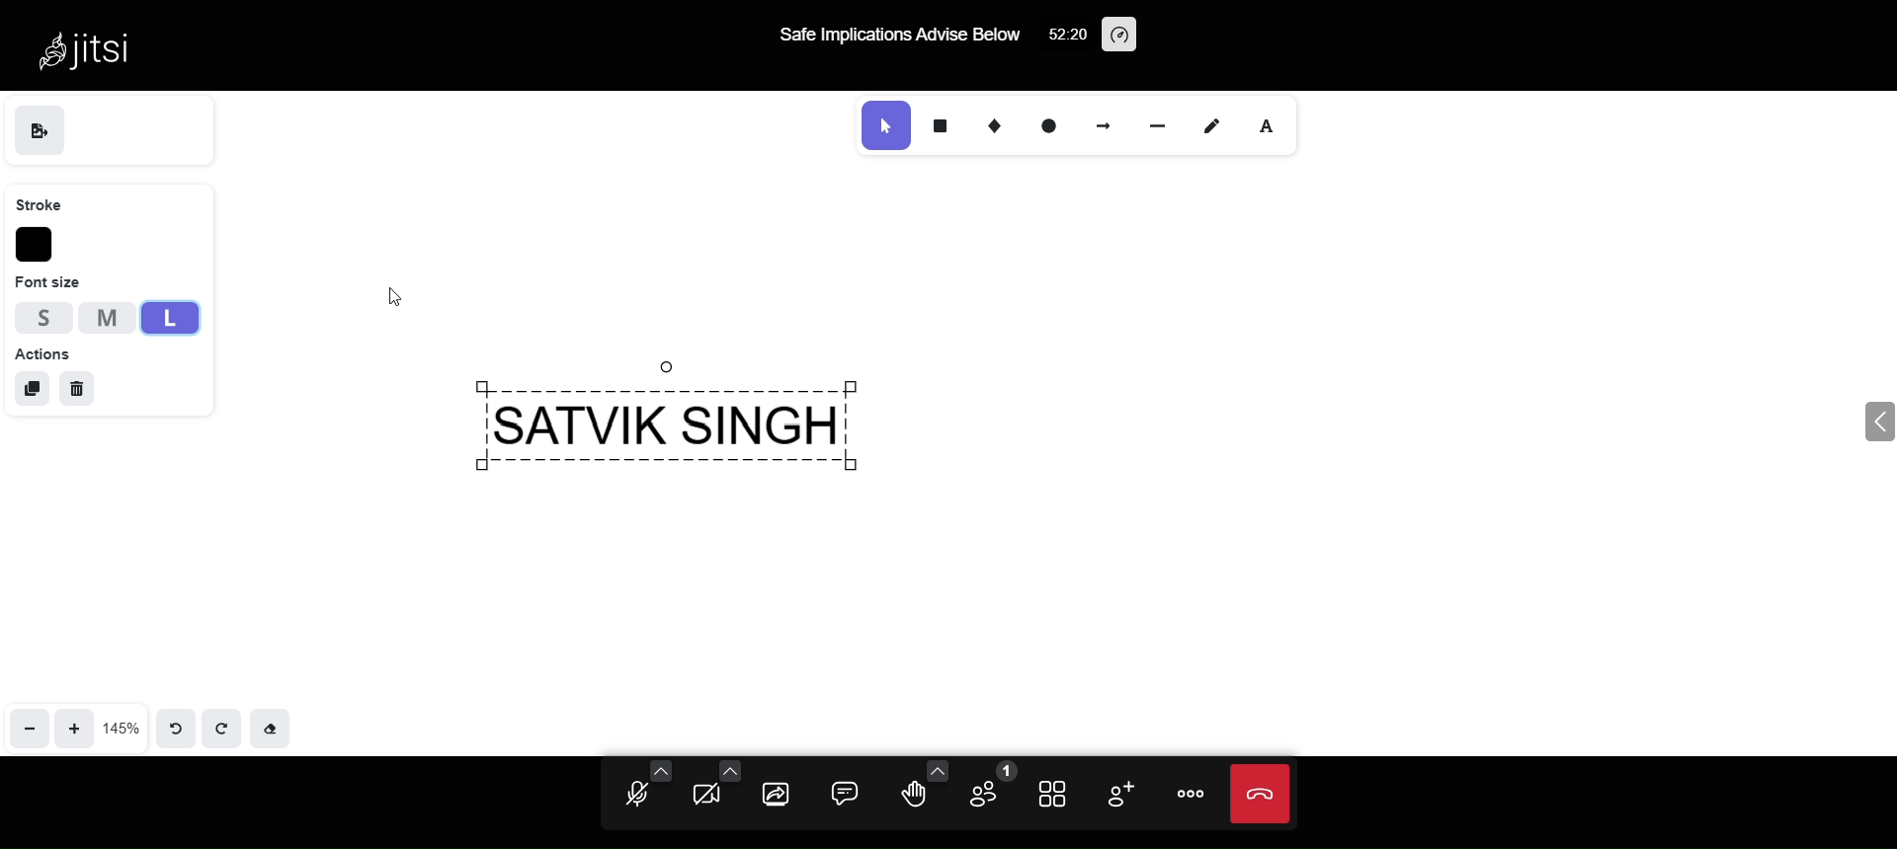 Image resolution: width=1897 pixels, height=849 pixels. What do you see at coordinates (847, 793) in the screenshot?
I see `open chat box` at bounding box center [847, 793].